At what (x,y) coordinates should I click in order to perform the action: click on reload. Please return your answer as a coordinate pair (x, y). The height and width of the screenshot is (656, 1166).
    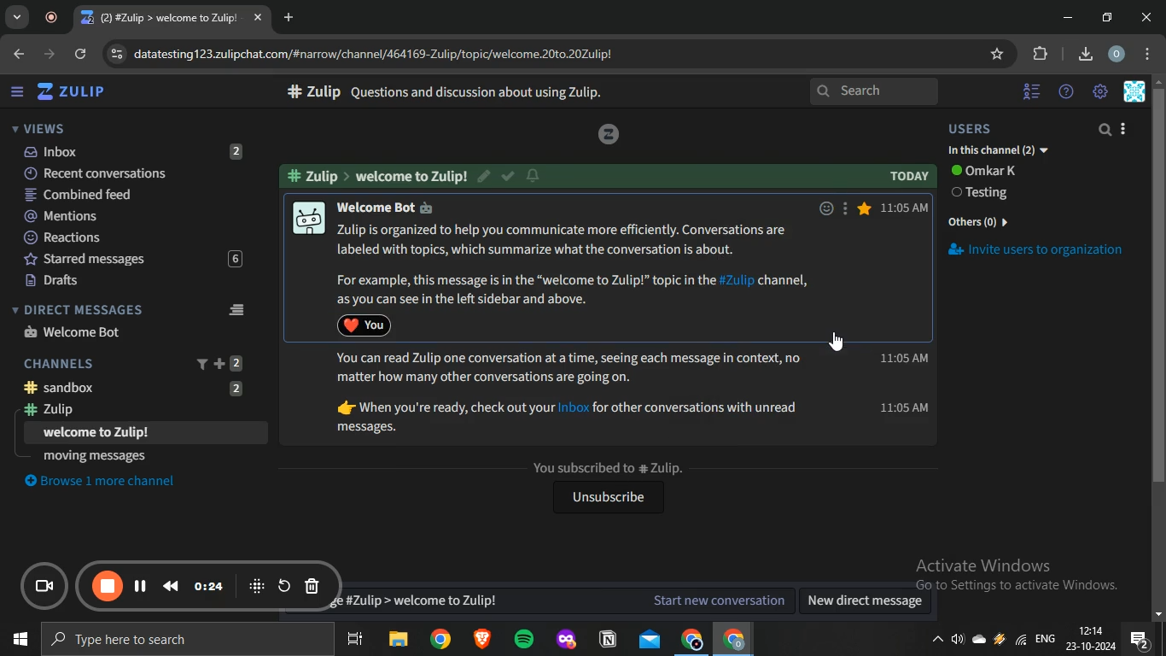
    Looking at the image, I should click on (82, 56).